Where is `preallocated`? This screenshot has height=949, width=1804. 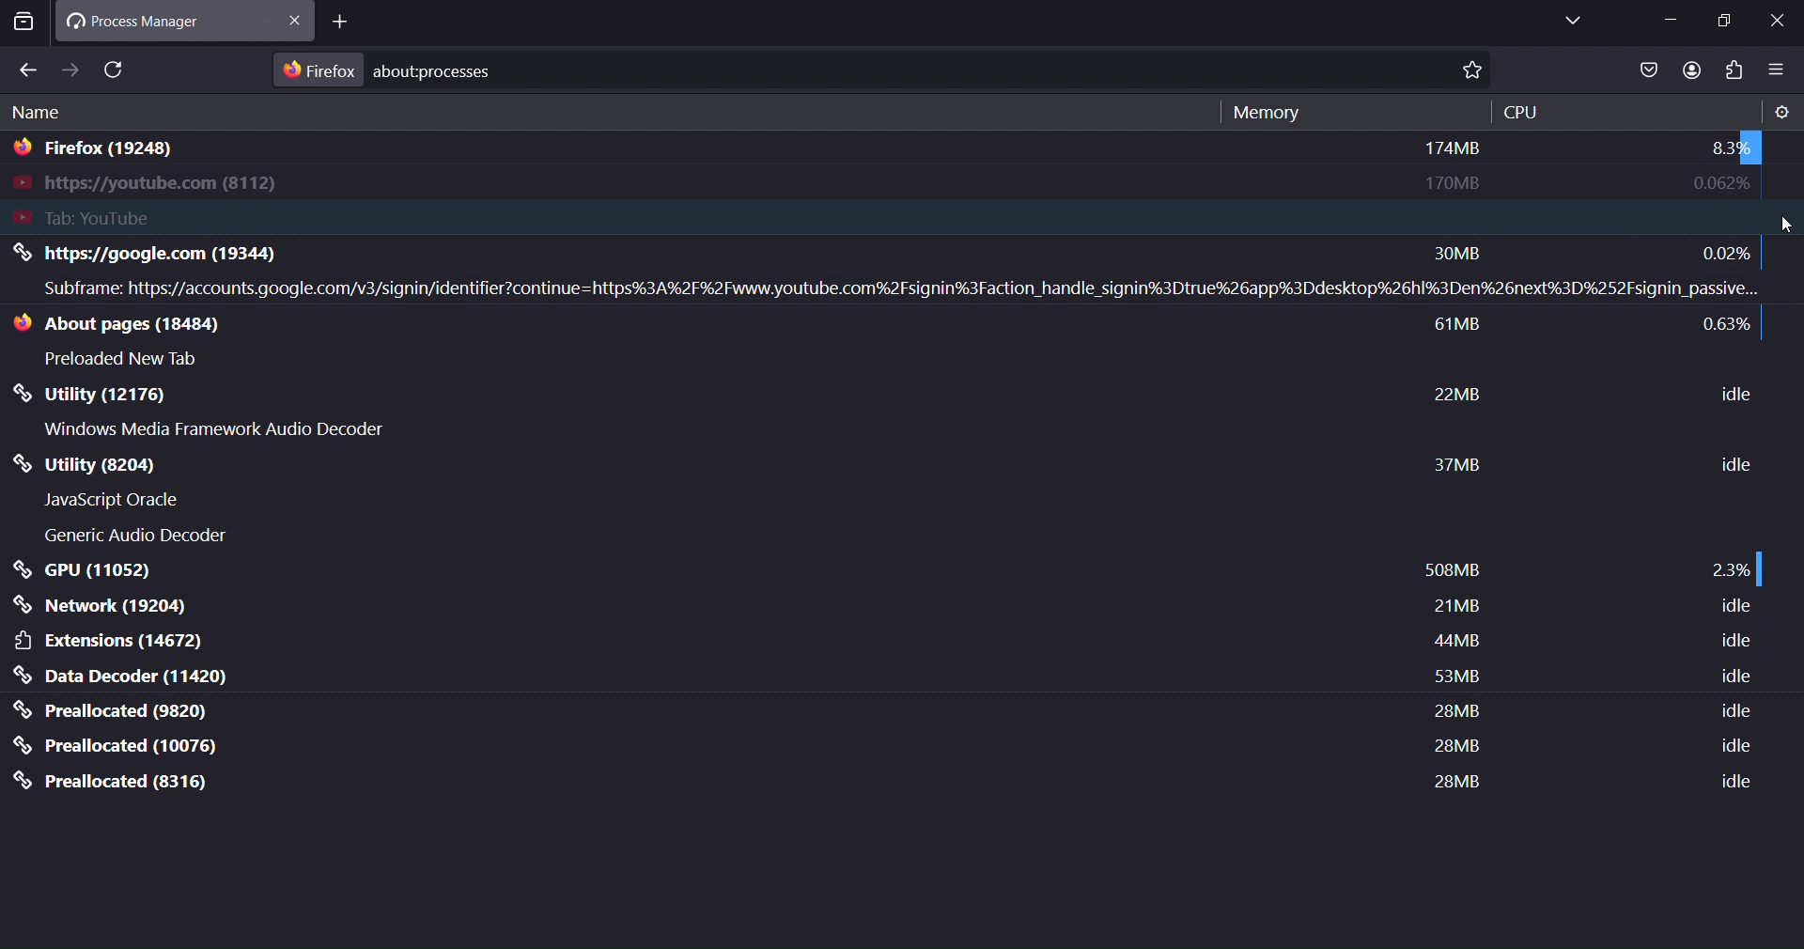
preallocated is located at coordinates (120, 746).